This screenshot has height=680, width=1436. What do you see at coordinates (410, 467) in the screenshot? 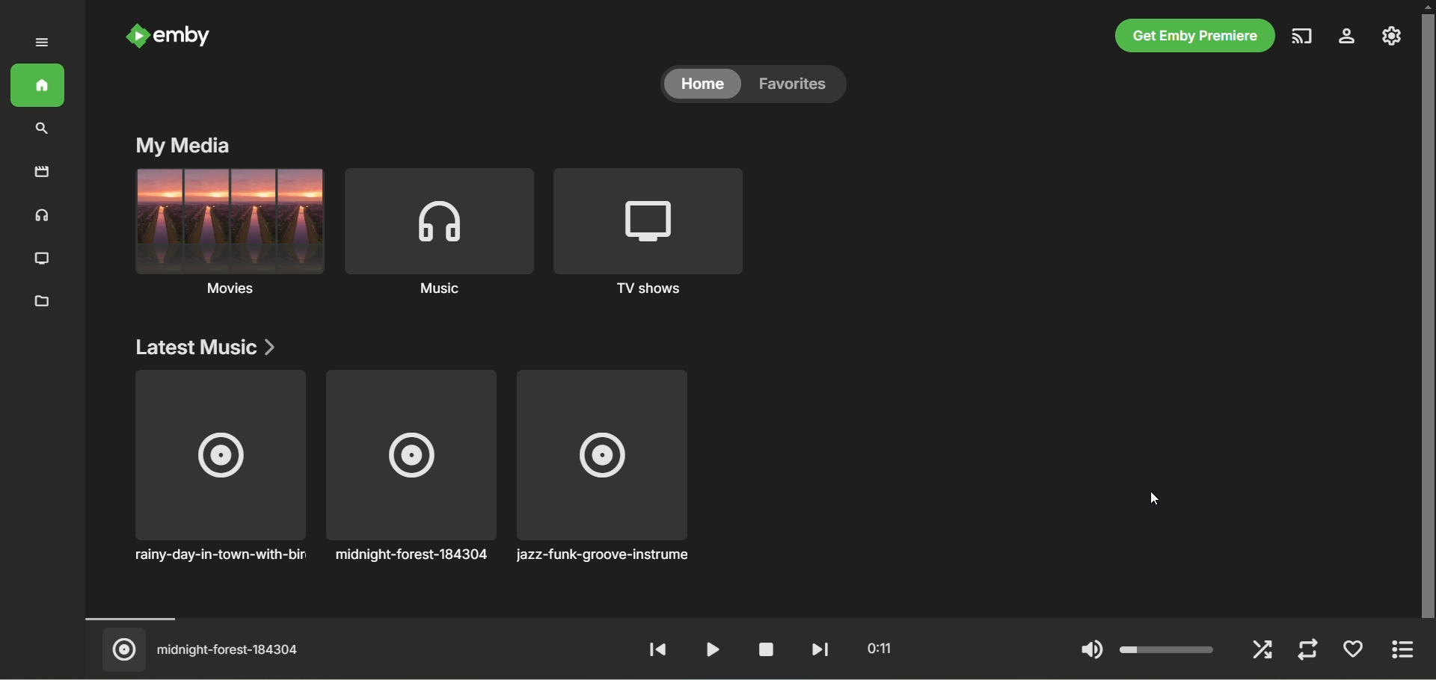
I see `midnight-forest-184304` at bounding box center [410, 467].